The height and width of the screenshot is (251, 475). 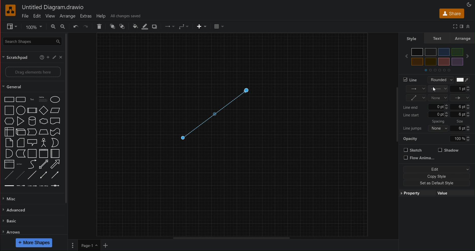 I want to click on File, so click(x=25, y=16).